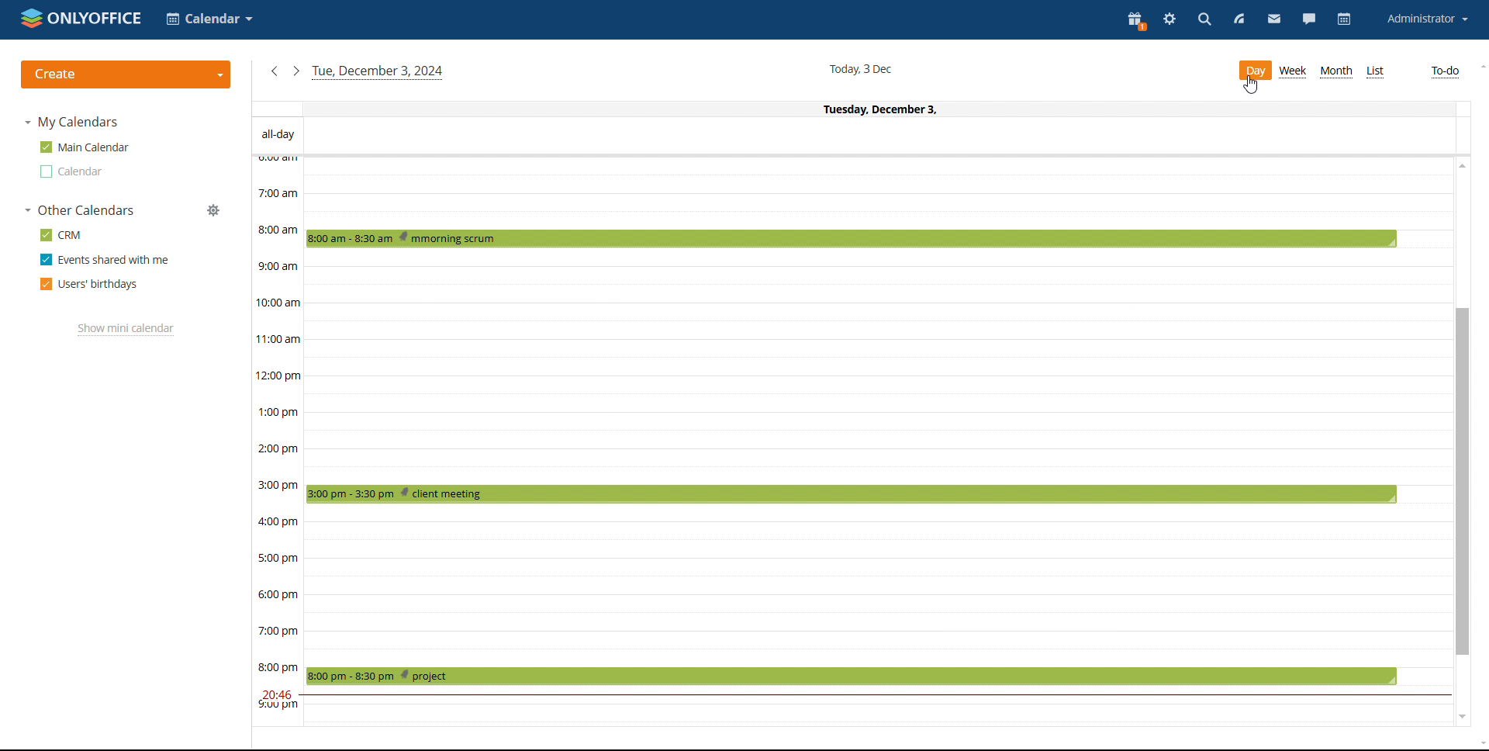 This screenshot has width=1489, height=751. What do you see at coordinates (81, 17) in the screenshot?
I see `logo` at bounding box center [81, 17].